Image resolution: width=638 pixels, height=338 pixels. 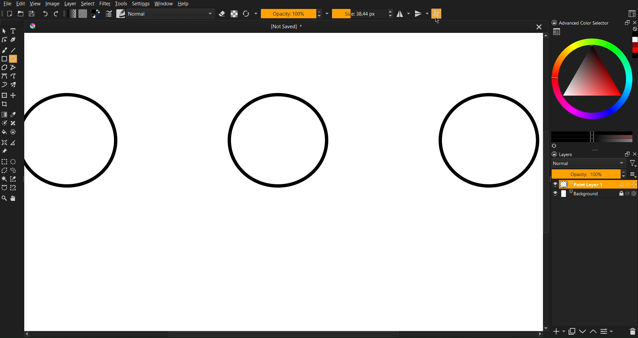 What do you see at coordinates (594, 89) in the screenshot?
I see `Advanced Color Selector` at bounding box center [594, 89].